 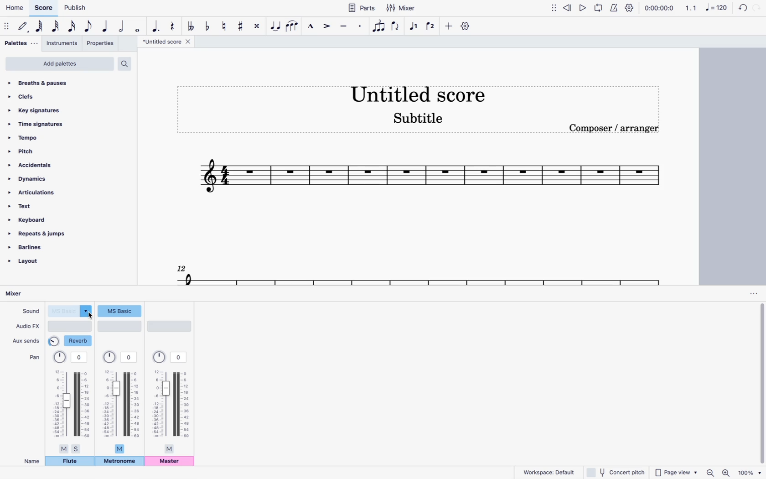 What do you see at coordinates (120, 310) in the screenshot?
I see `sound type` at bounding box center [120, 310].